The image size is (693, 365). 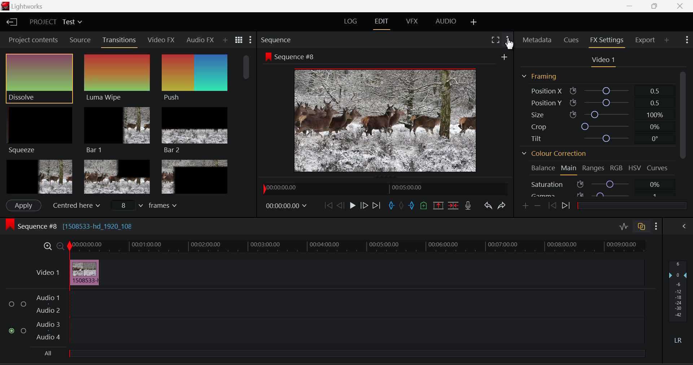 What do you see at coordinates (352, 21) in the screenshot?
I see `LOG Layout` at bounding box center [352, 21].